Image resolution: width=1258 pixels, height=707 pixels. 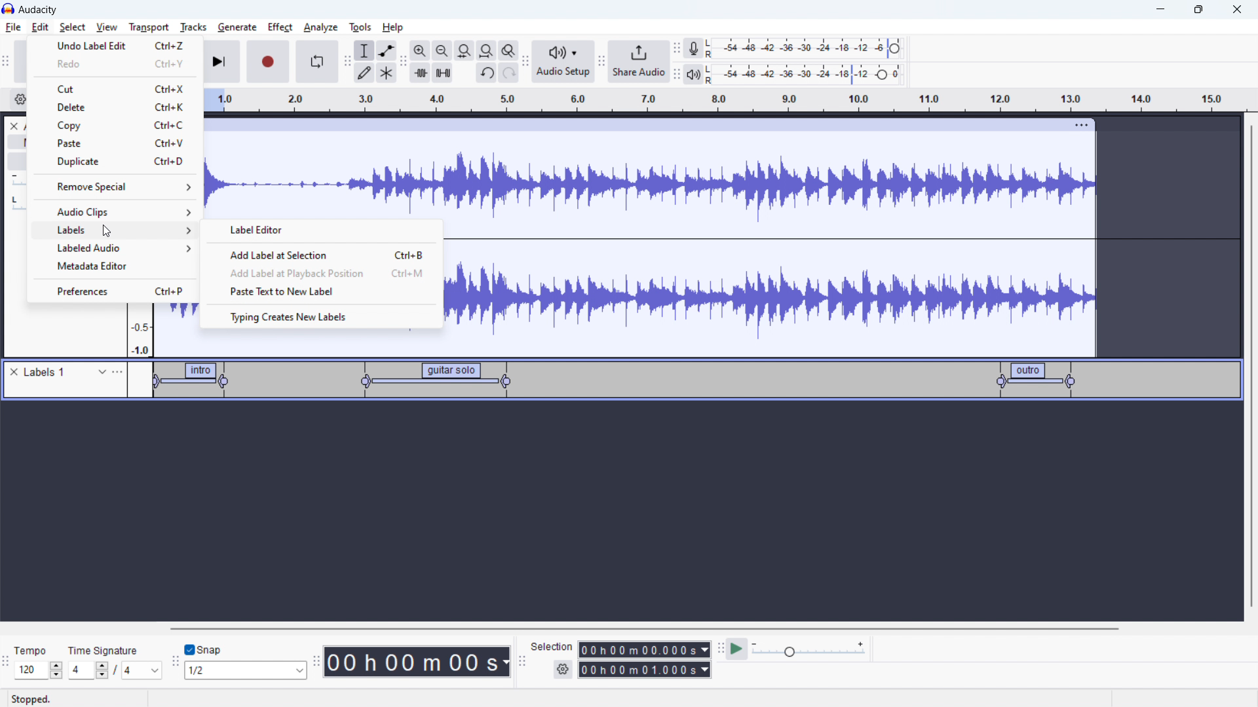 What do you see at coordinates (364, 72) in the screenshot?
I see `draw tool` at bounding box center [364, 72].